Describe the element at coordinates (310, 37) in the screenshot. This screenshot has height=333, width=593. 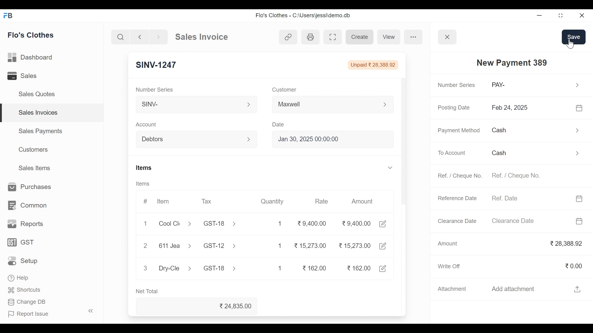
I see `Print` at that location.